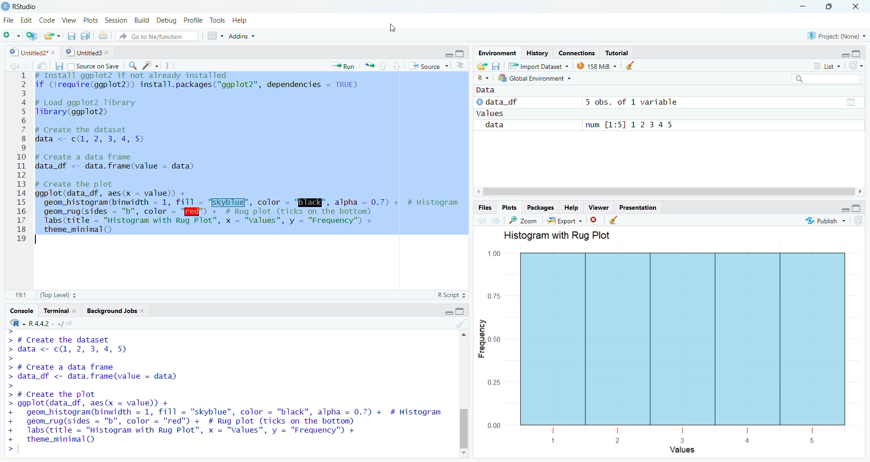 Image resolution: width=870 pixels, height=462 pixels. I want to click on forward /backward, so click(487, 221).